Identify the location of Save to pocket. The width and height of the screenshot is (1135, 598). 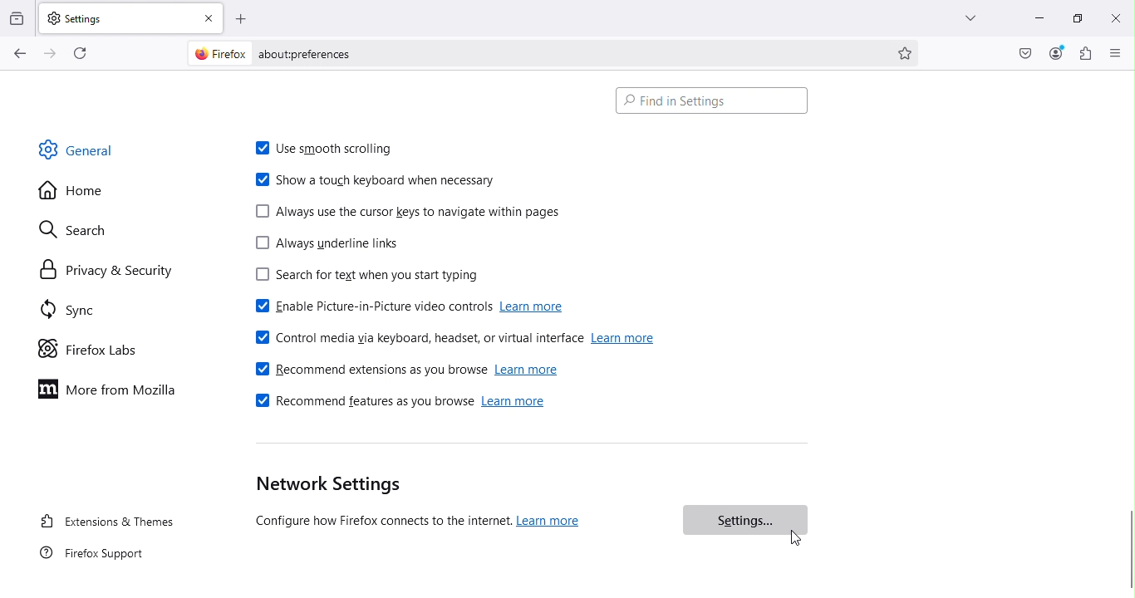
(1020, 52).